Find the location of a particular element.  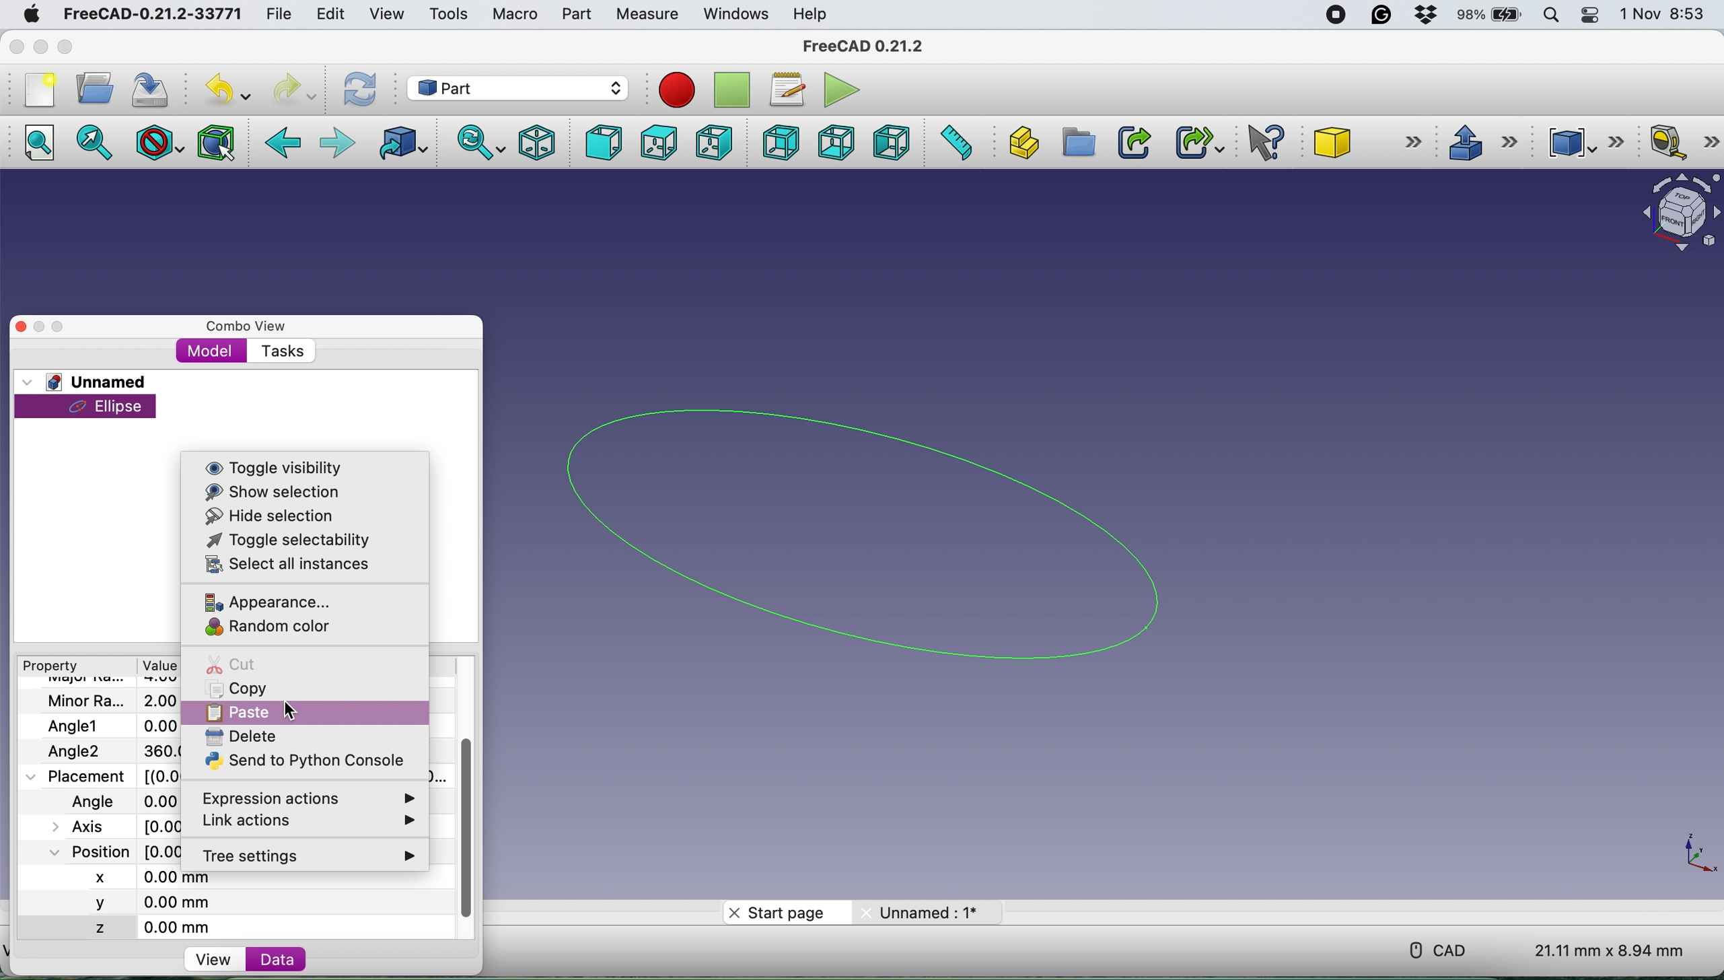

freecad is located at coordinates (861, 48).